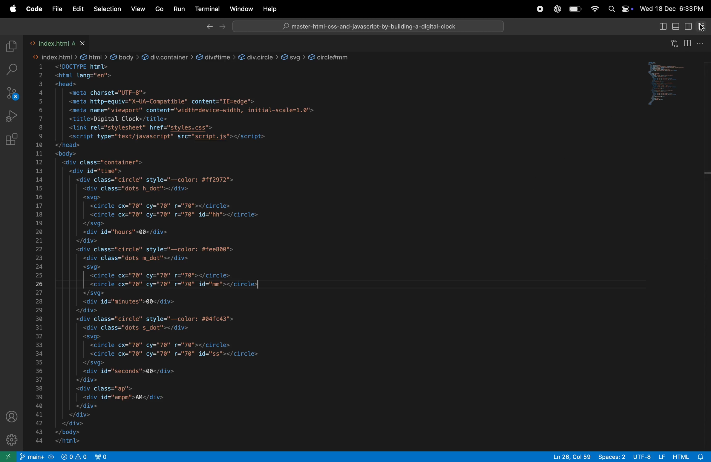 The width and height of the screenshot is (711, 462). Describe the element at coordinates (12, 69) in the screenshot. I see `seach` at that location.